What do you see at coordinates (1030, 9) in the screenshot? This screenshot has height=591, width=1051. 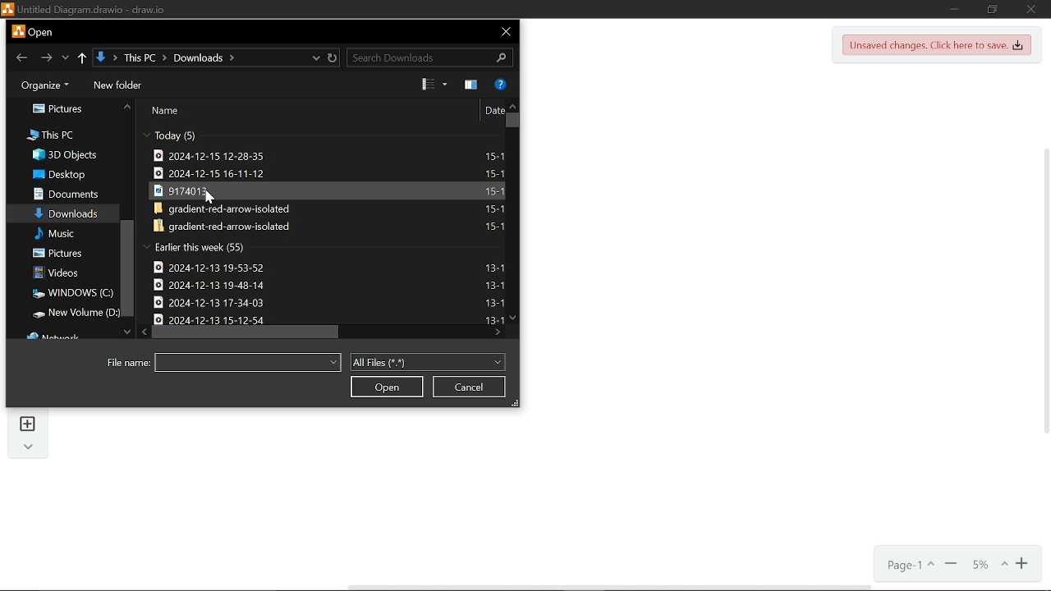 I see `CLose` at bounding box center [1030, 9].